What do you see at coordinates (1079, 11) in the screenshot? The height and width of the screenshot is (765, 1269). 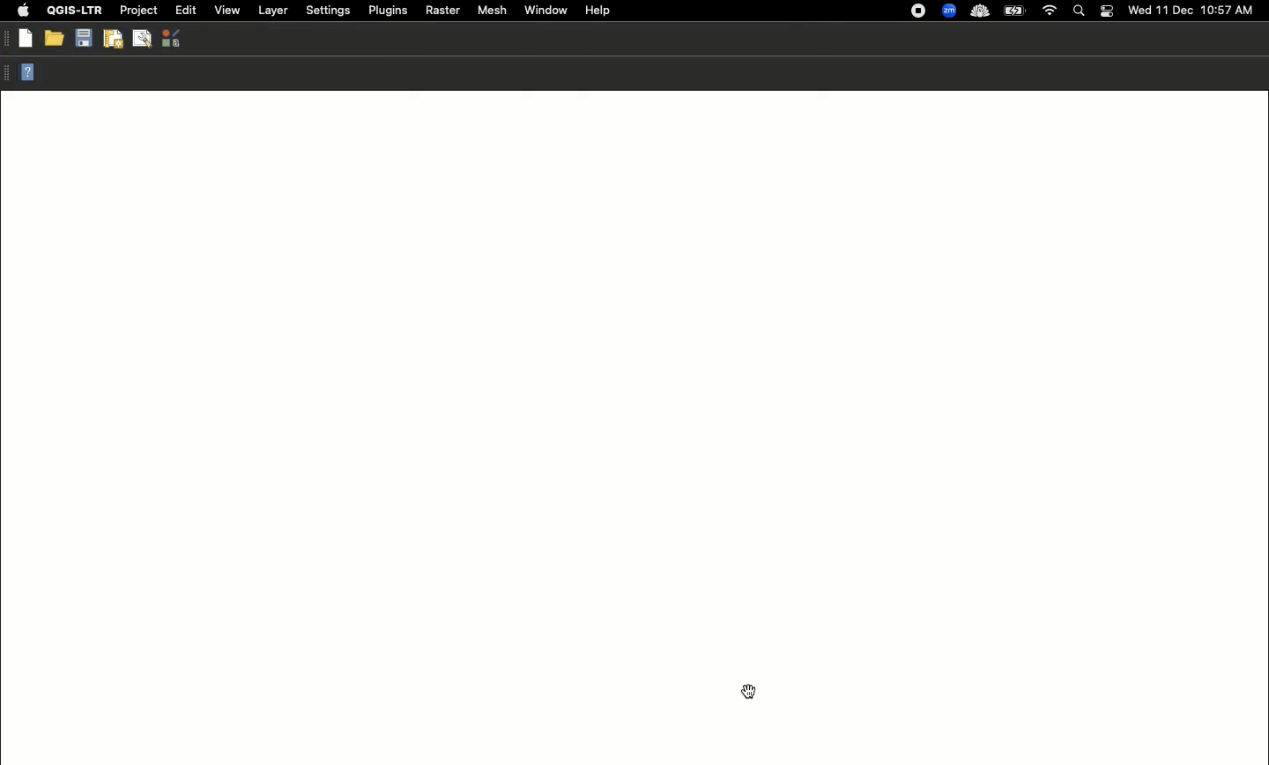 I see `Search` at bounding box center [1079, 11].